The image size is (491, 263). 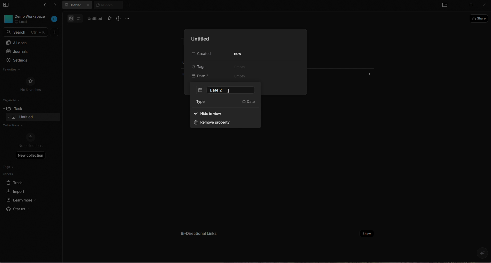 I want to click on trash, so click(x=19, y=182).